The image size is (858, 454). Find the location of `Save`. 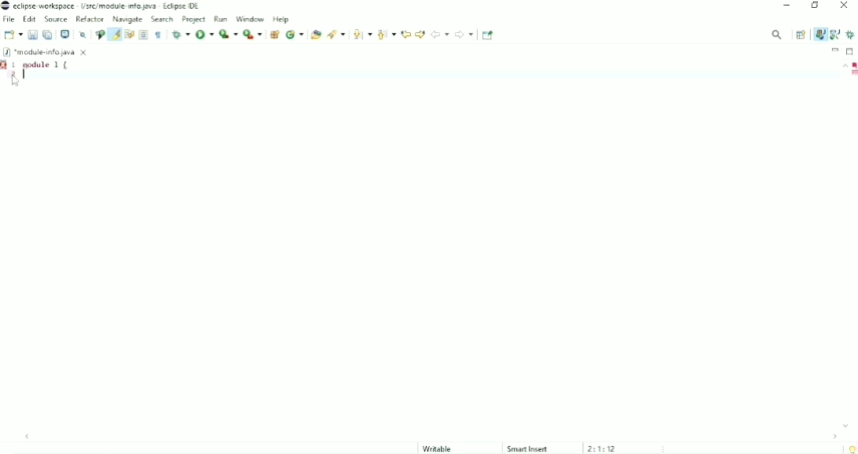

Save is located at coordinates (32, 35).